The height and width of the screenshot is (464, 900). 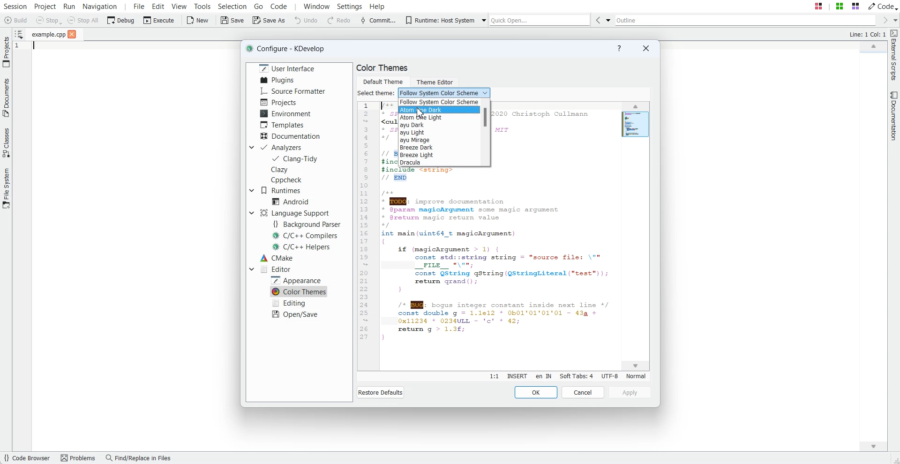 What do you see at coordinates (637, 124) in the screenshot?
I see `File overview` at bounding box center [637, 124].